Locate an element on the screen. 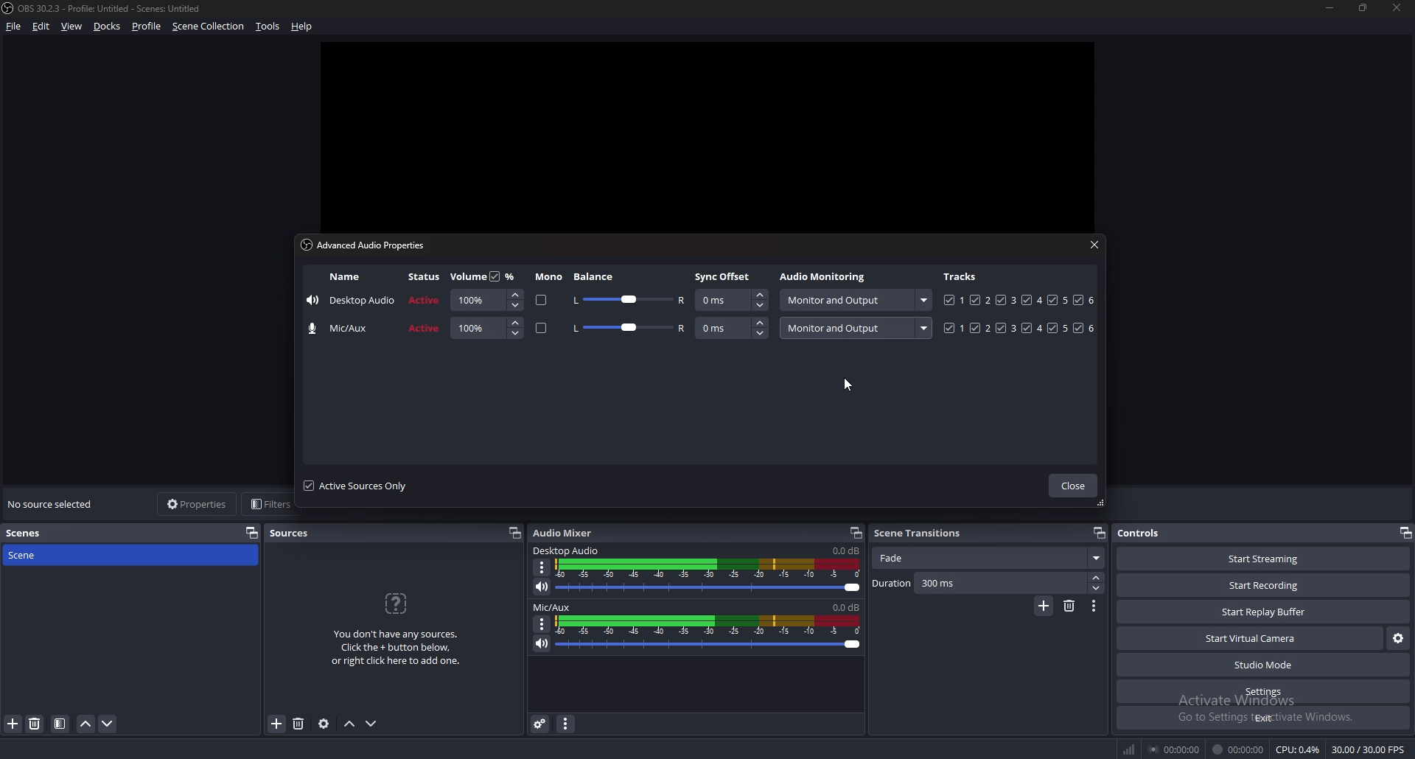  start replay buffer is located at coordinates (1264, 612).